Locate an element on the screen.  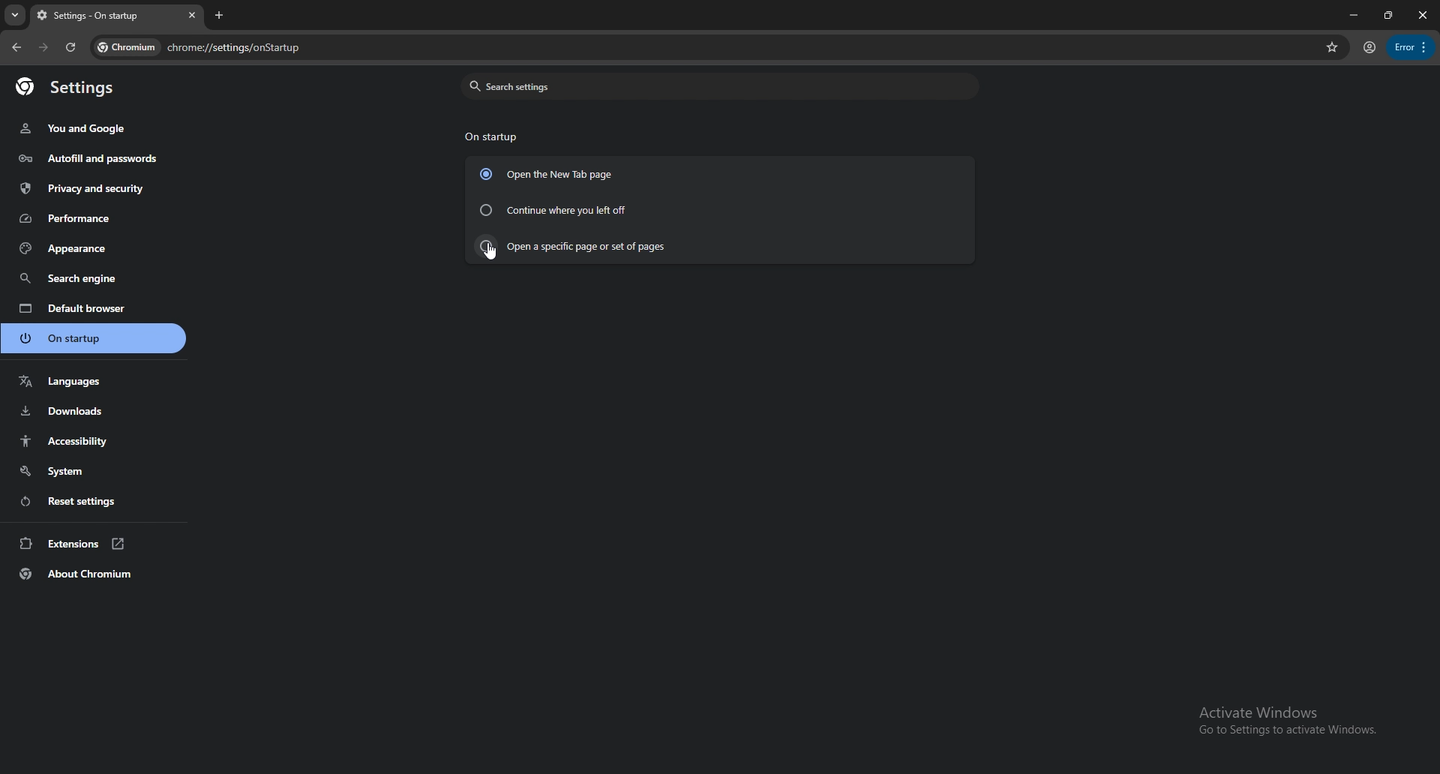
resize is located at coordinates (1386, 15).